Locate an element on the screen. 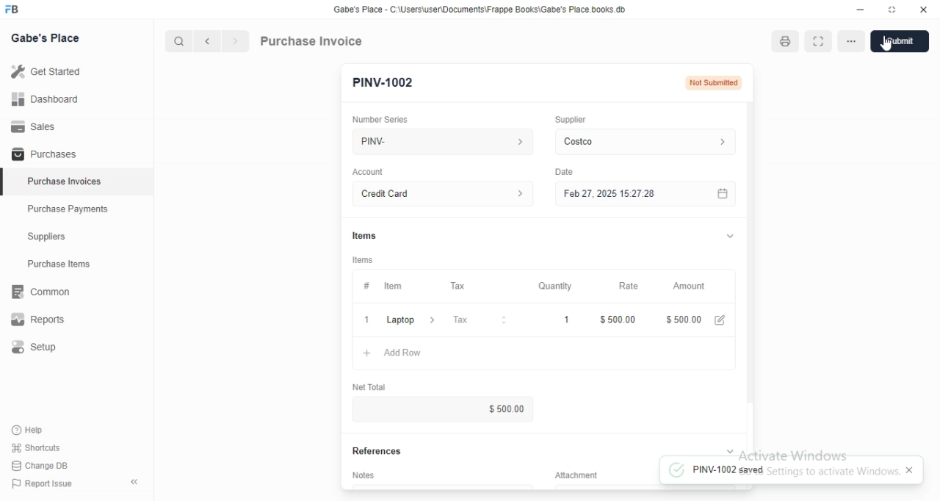 The width and height of the screenshot is (940, 501). Search is located at coordinates (178, 41).